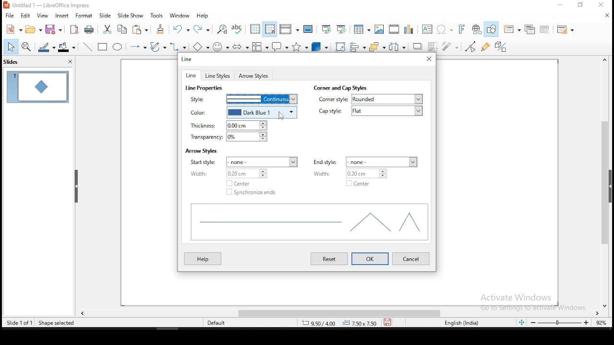  I want to click on none, so click(382, 161).